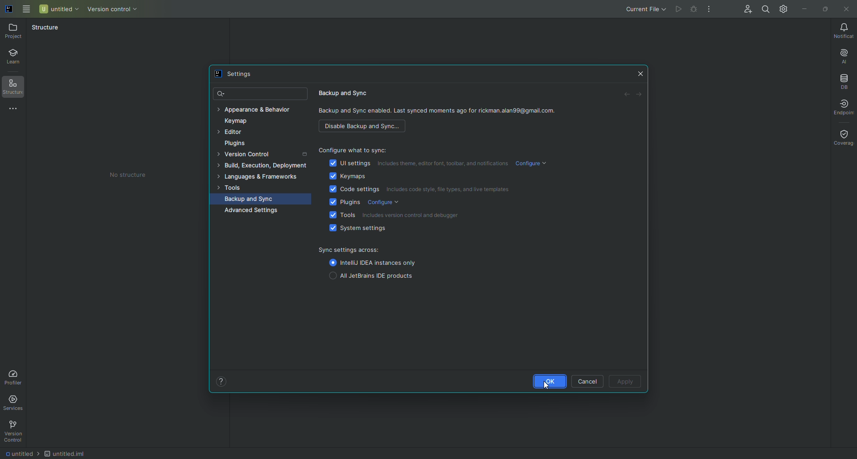 The width and height of the screenshot is (857, 459). What do you see at coordinates (264, 166) in the screenshot?
I see `Build, Execution, Deployment` at bounding box center [264, 166].